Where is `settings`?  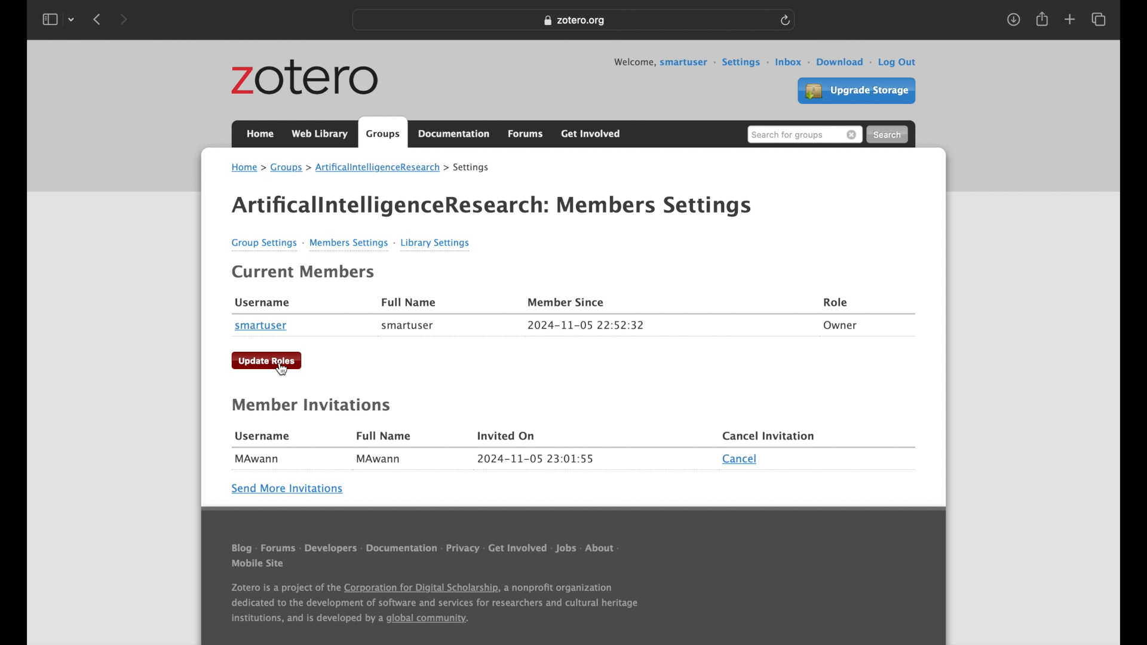 settings is located at coordinates (473, 168).